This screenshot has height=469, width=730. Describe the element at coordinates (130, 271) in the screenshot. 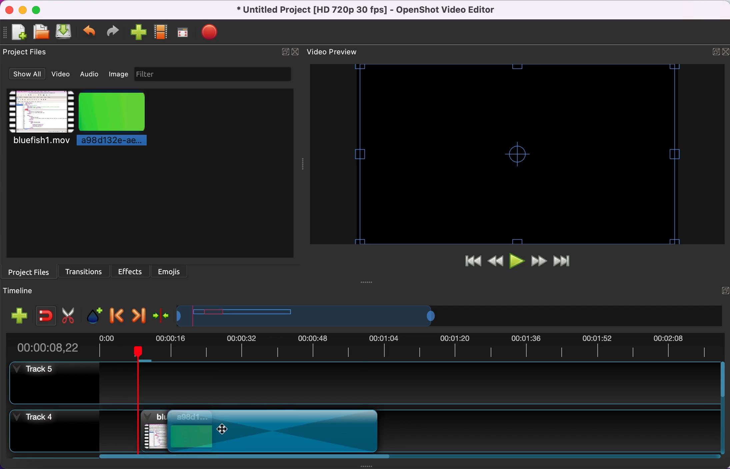

I see `effects` at that location.